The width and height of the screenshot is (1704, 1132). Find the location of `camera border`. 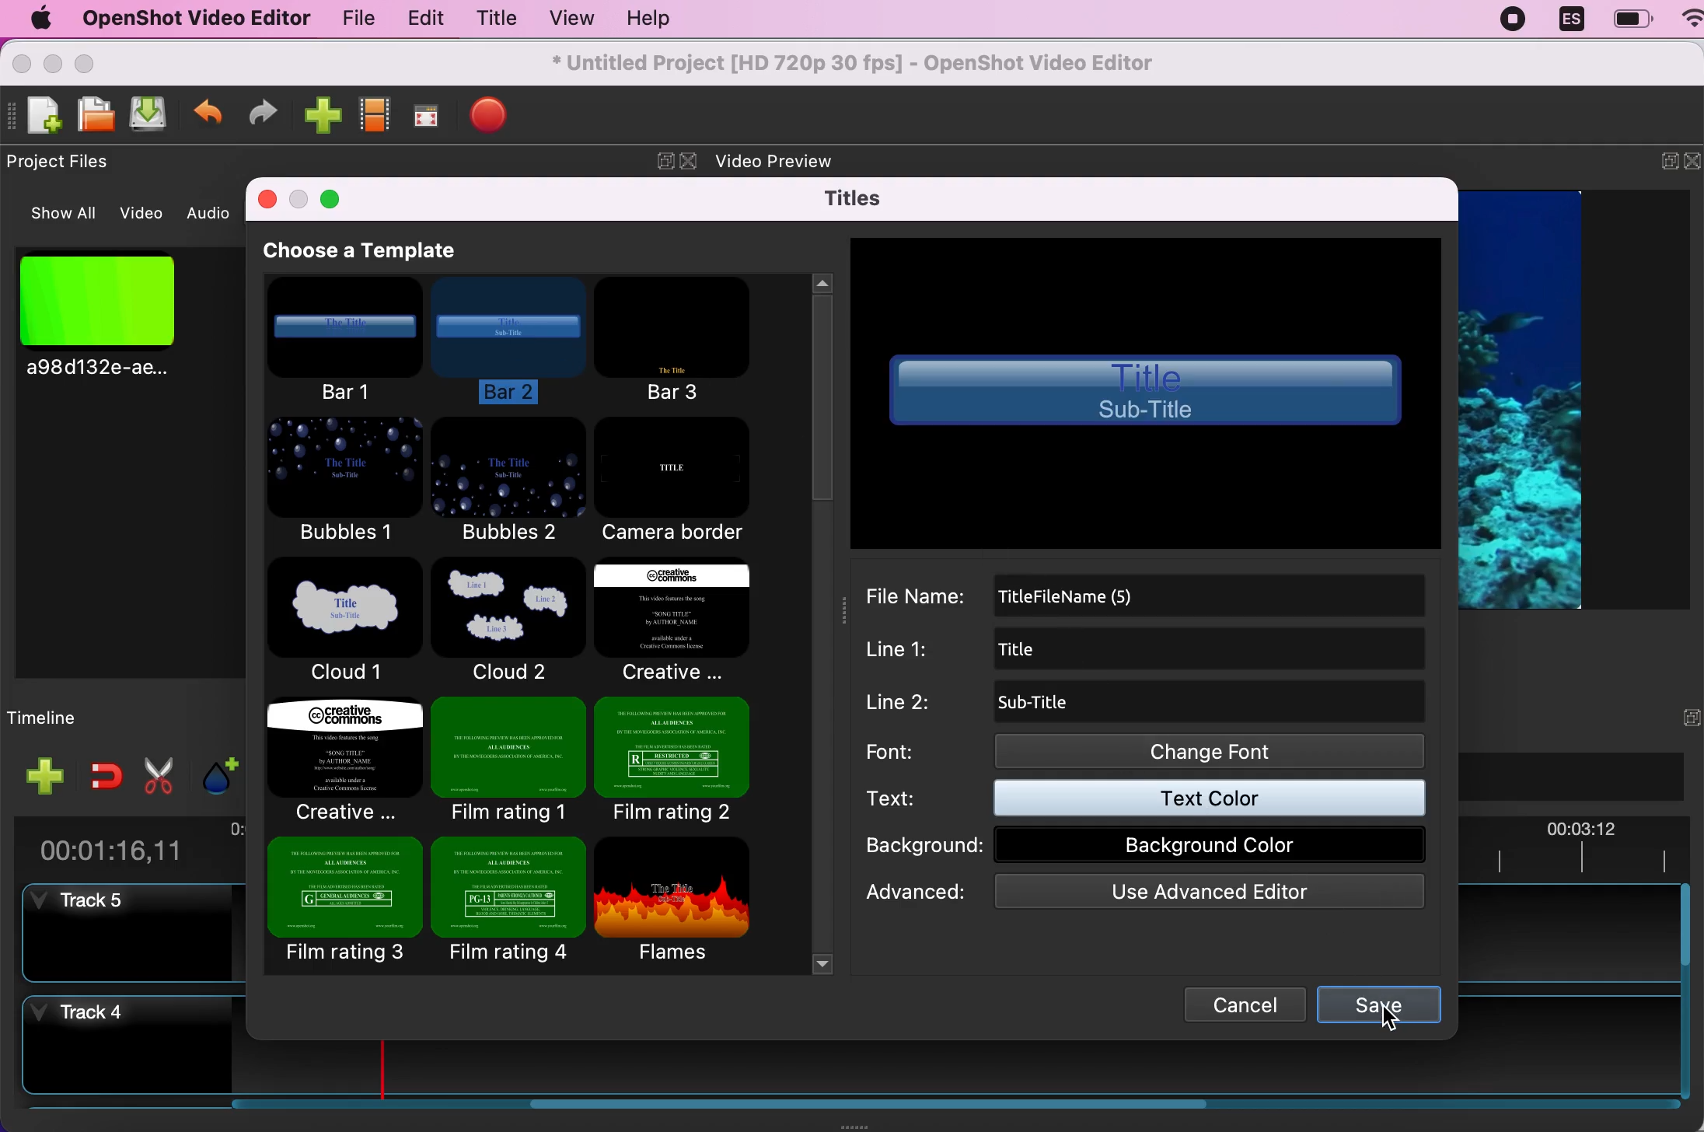

camera border is located at coordinates (684, 481).